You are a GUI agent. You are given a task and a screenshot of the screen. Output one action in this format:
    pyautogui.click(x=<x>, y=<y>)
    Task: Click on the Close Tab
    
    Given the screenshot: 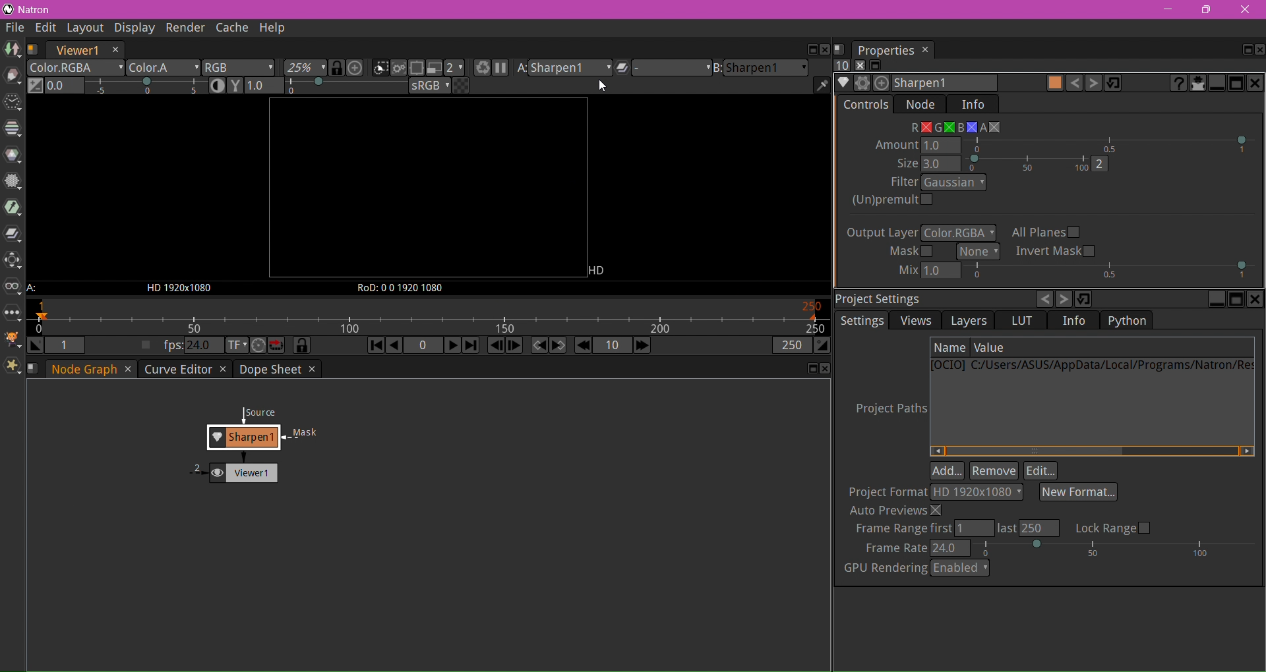 What is the action you would take?
    pyautogui.click(x=115, y=49)
    